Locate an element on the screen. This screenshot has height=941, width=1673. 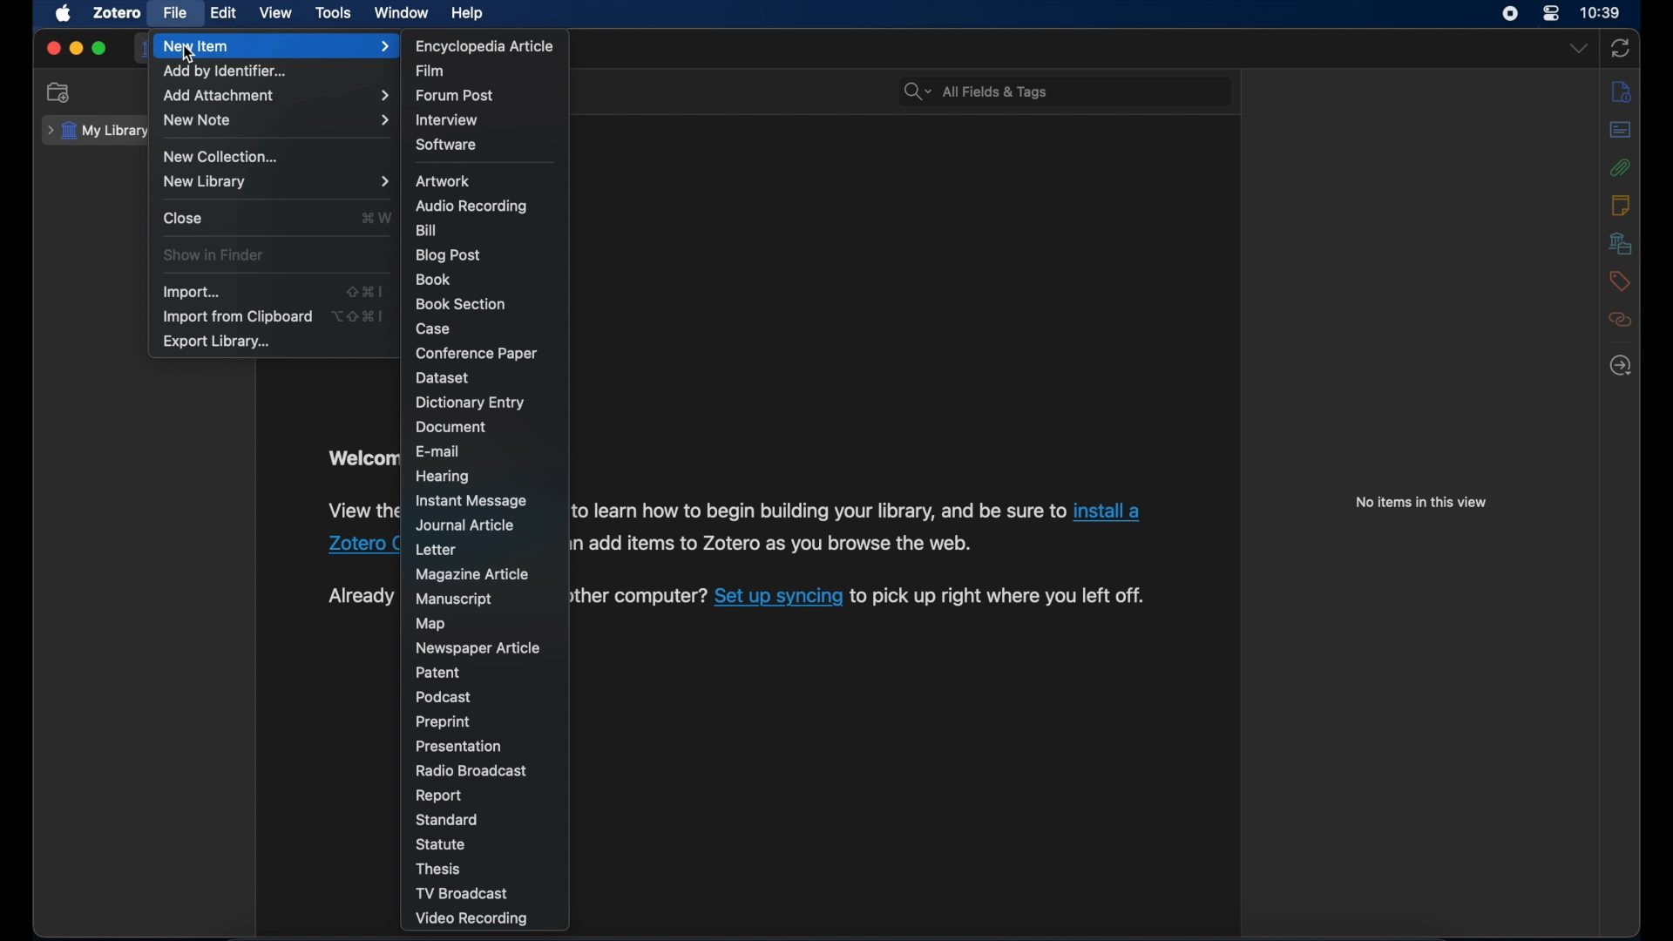
encyclopedia article is located at coordinates (484, 46).